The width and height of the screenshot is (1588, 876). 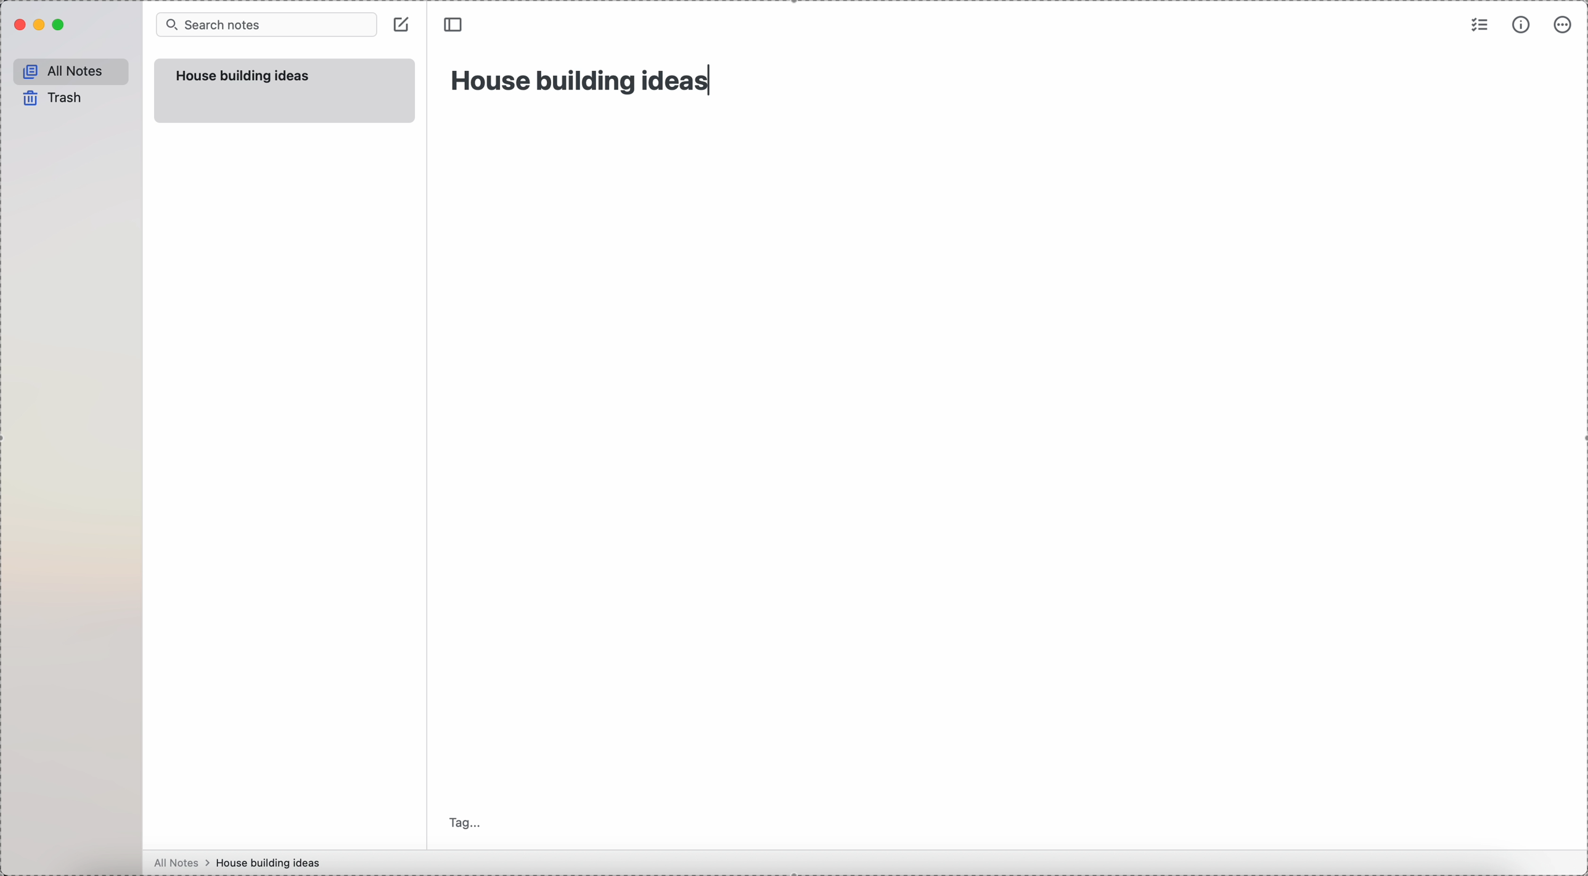 I want to click on minimize Simplenote, so click(x=41, y=27).